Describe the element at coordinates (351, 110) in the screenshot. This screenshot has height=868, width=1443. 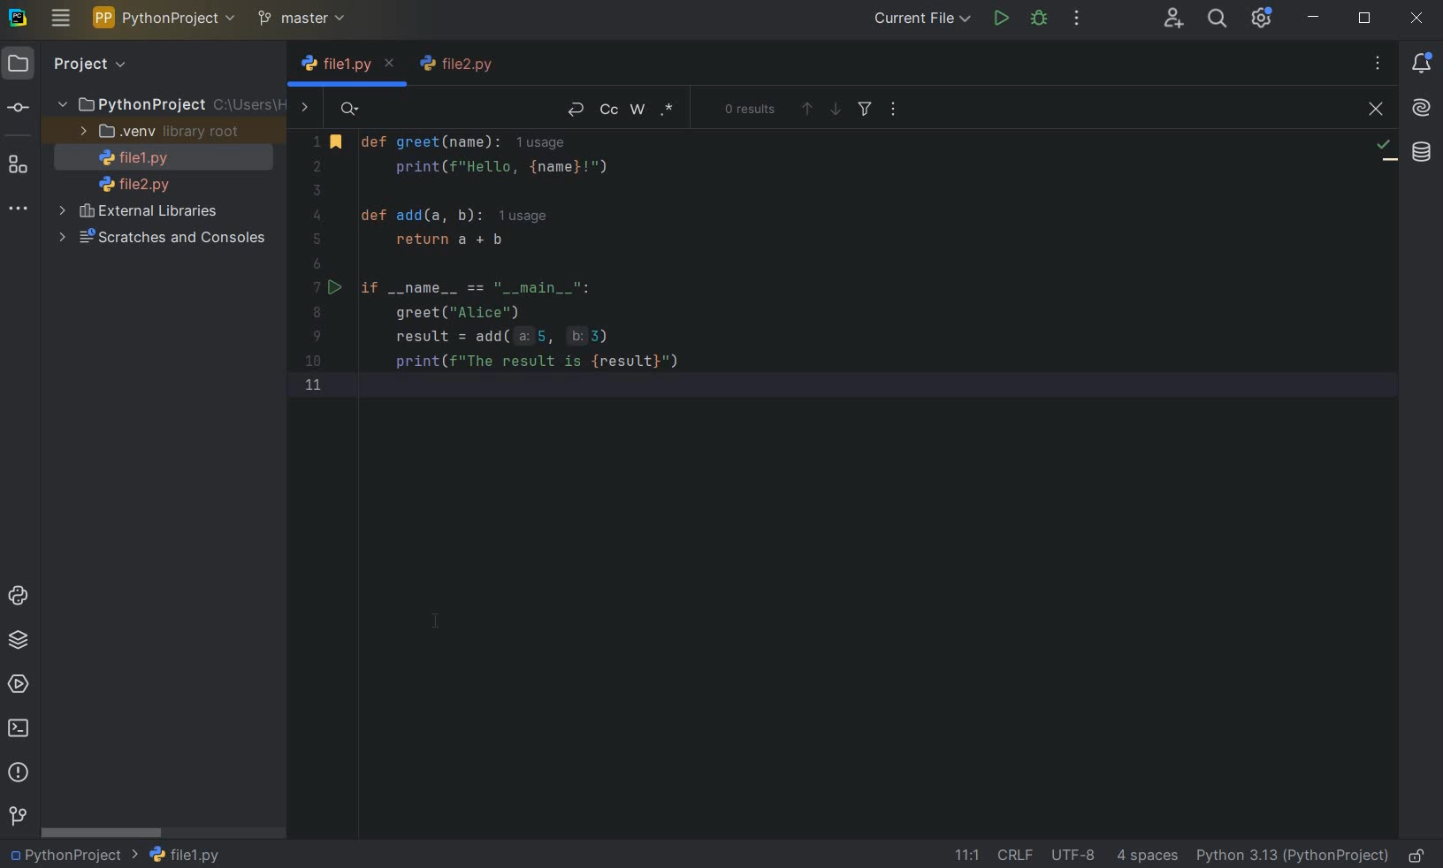
I see `SEARCH HISTORY` at that location.